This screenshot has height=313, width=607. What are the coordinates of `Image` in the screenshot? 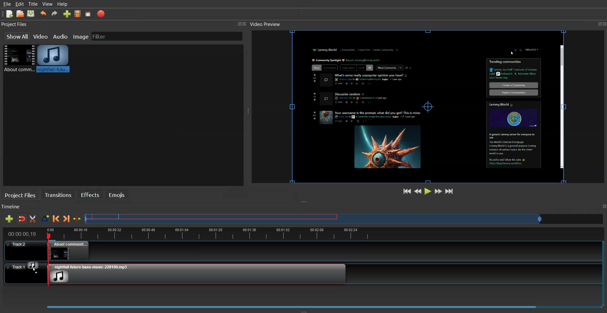 It's located at (81, 36).